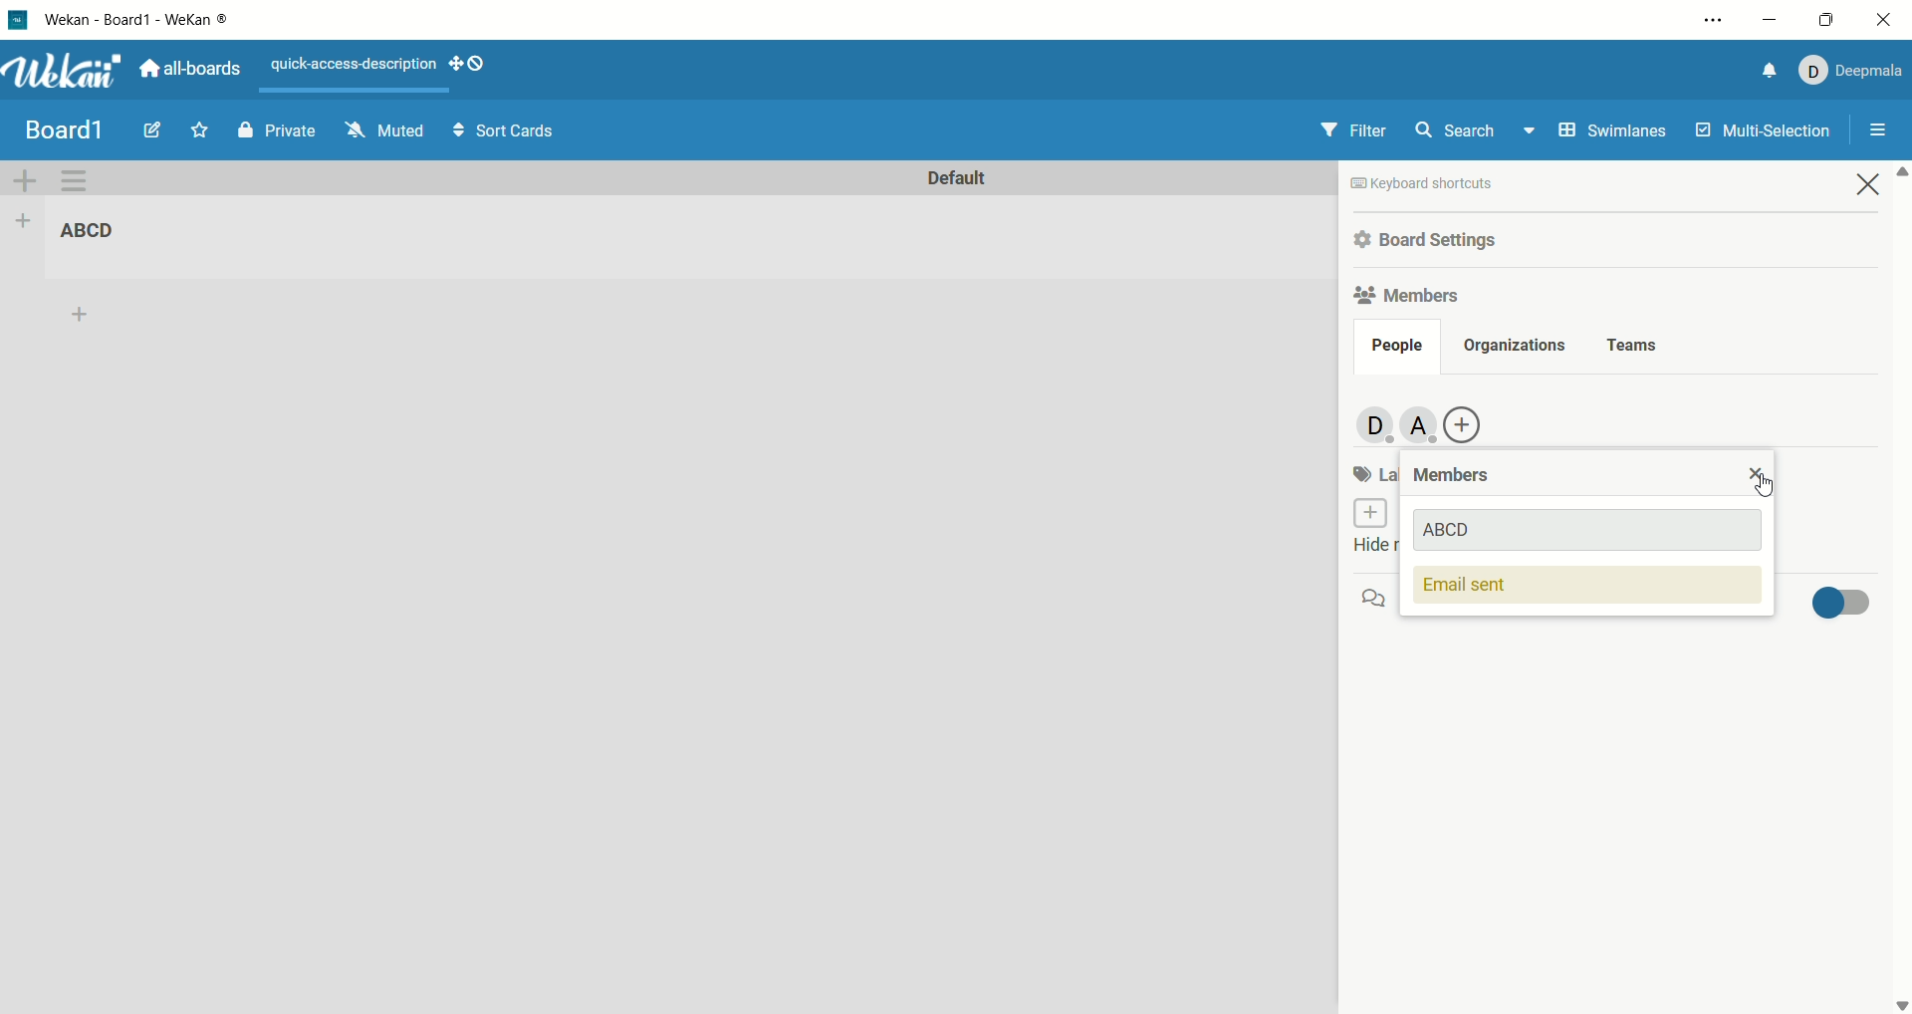 The width and height of the screenshot is (1912, 1014). What do you see at coordinates (1511, 347) in the screenshot?
I see `organization` at bounding box center [1511, 347].